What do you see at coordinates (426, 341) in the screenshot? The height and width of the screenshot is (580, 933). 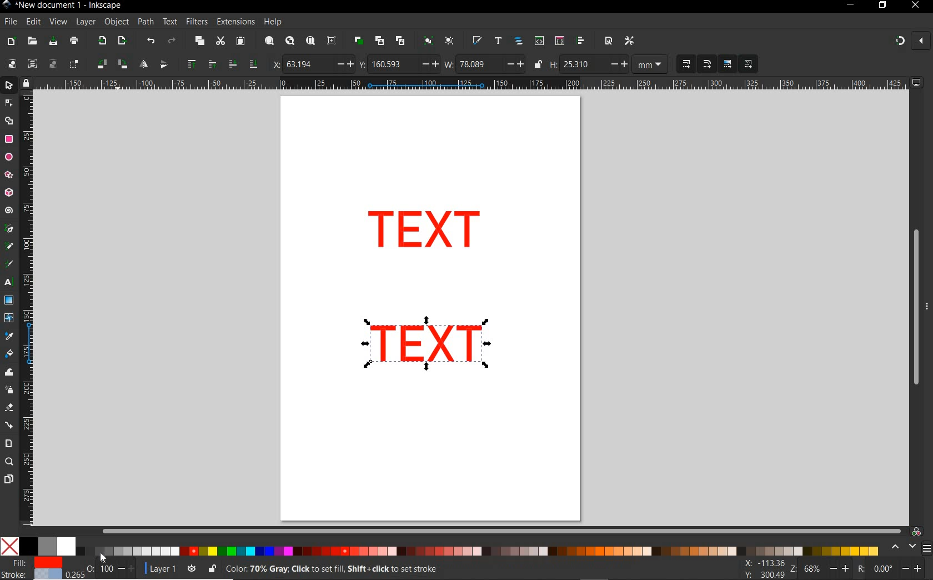 I see `text duplicate` at bounding box center [426, 341].